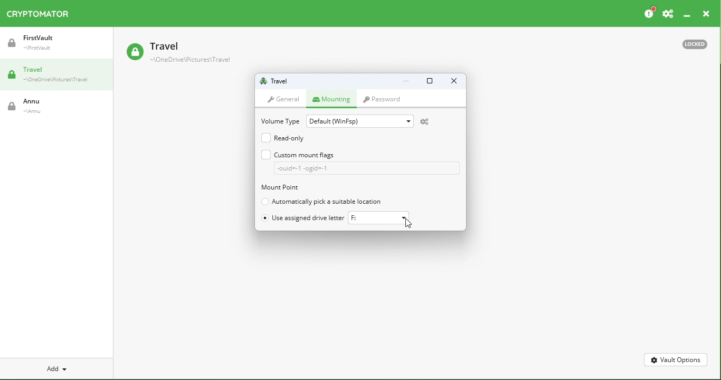  I want to click on Password, so click(385, 99).